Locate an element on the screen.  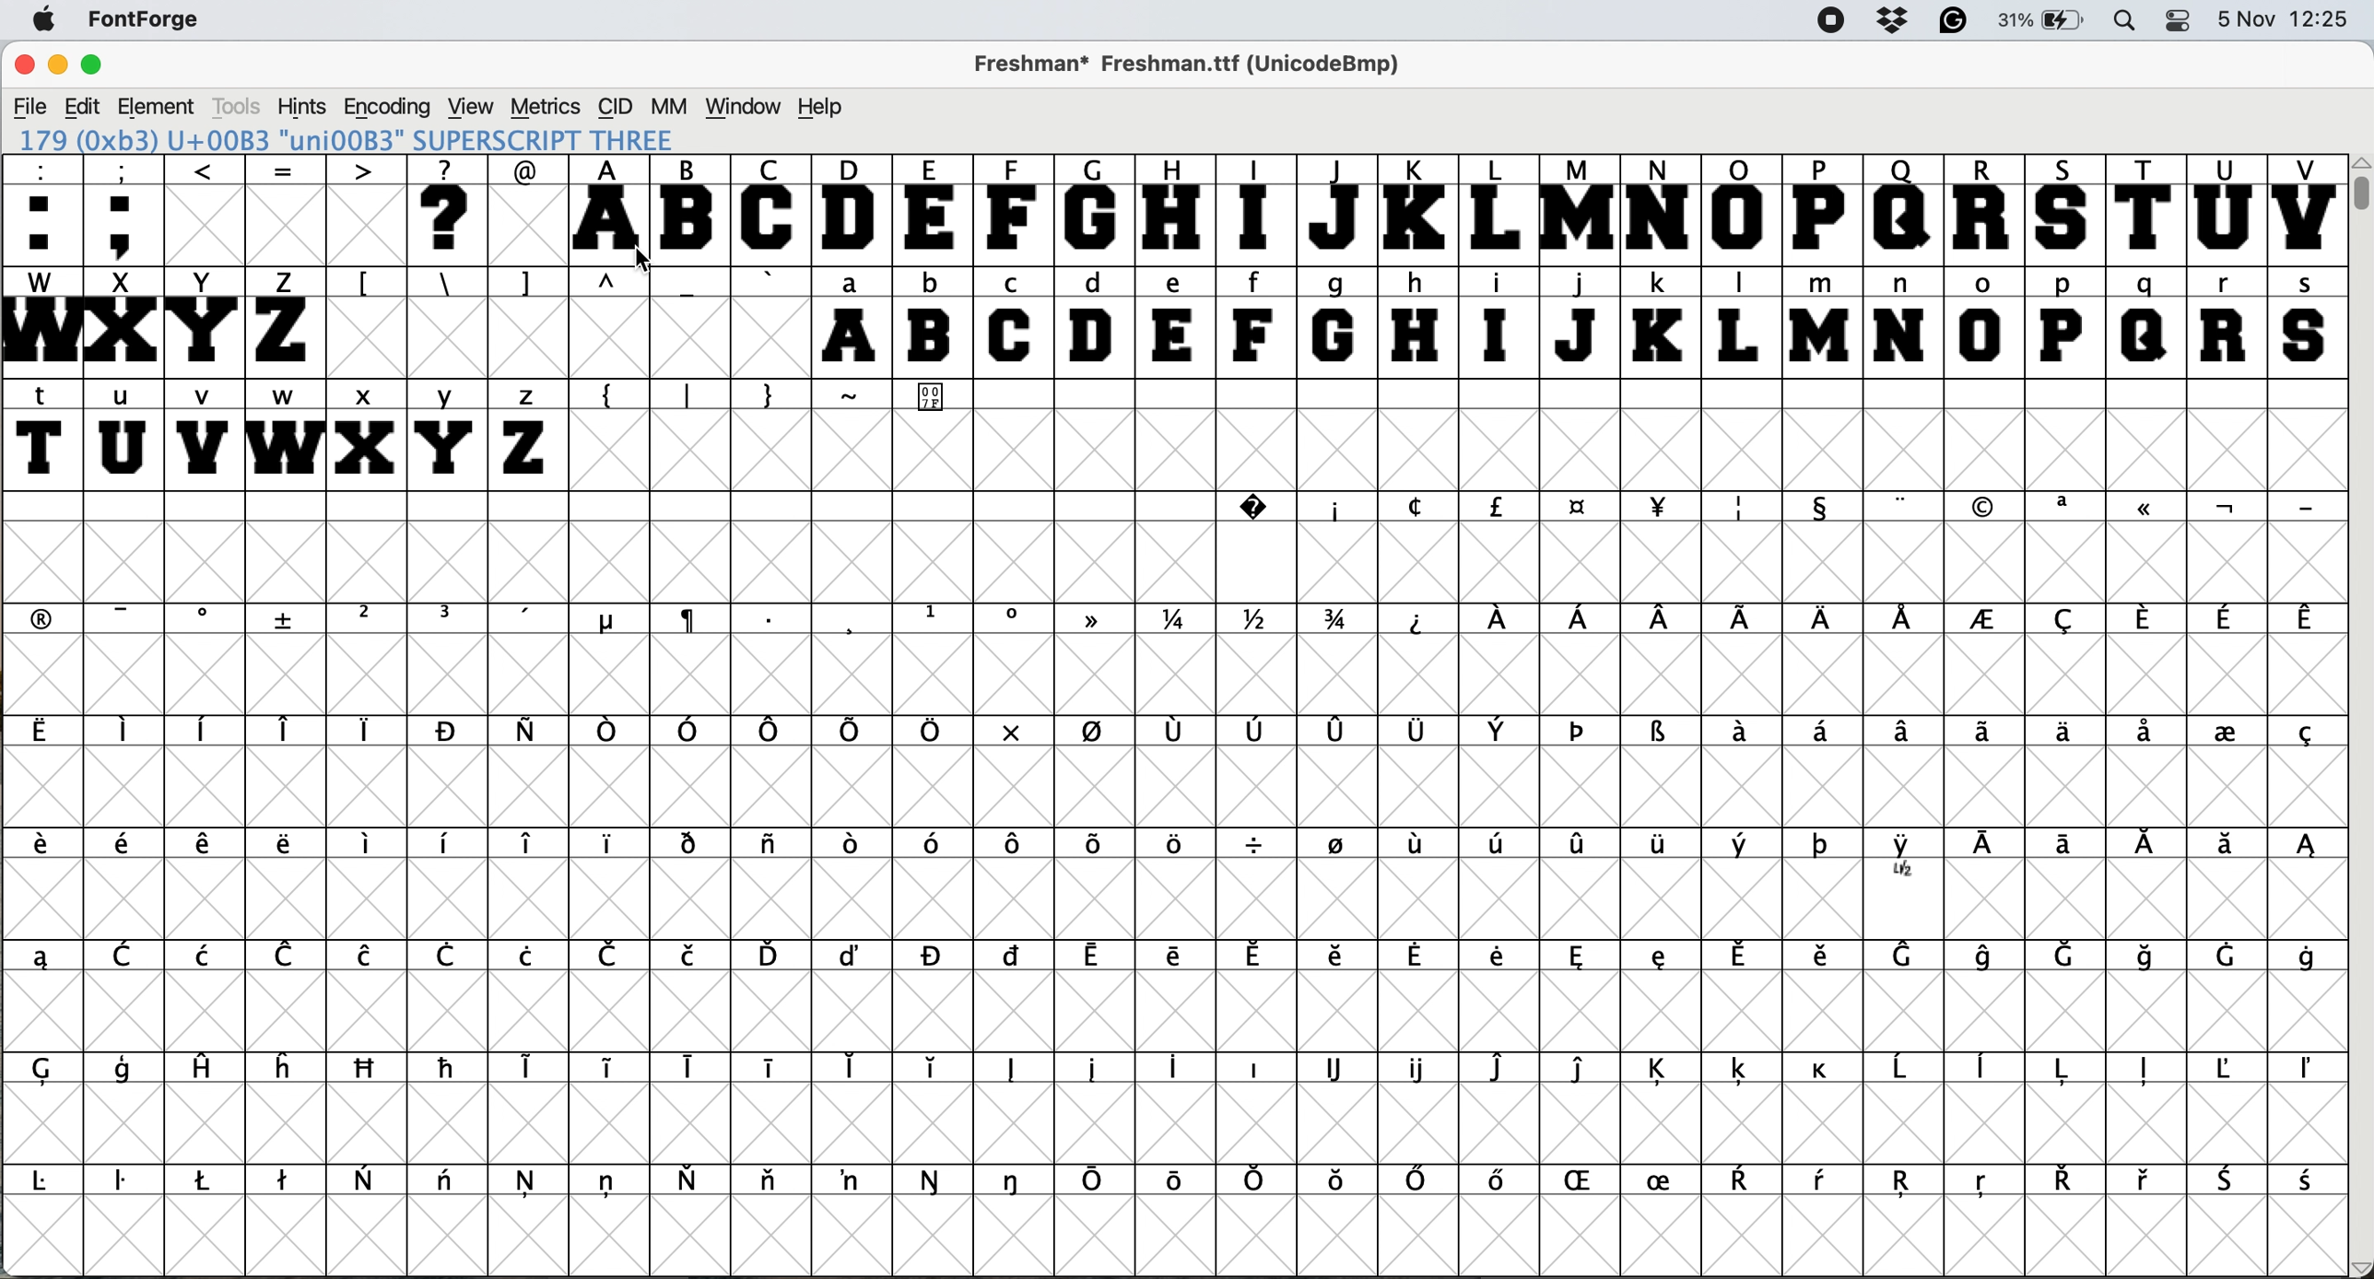
symbol is located at coordinates (2305, 735).